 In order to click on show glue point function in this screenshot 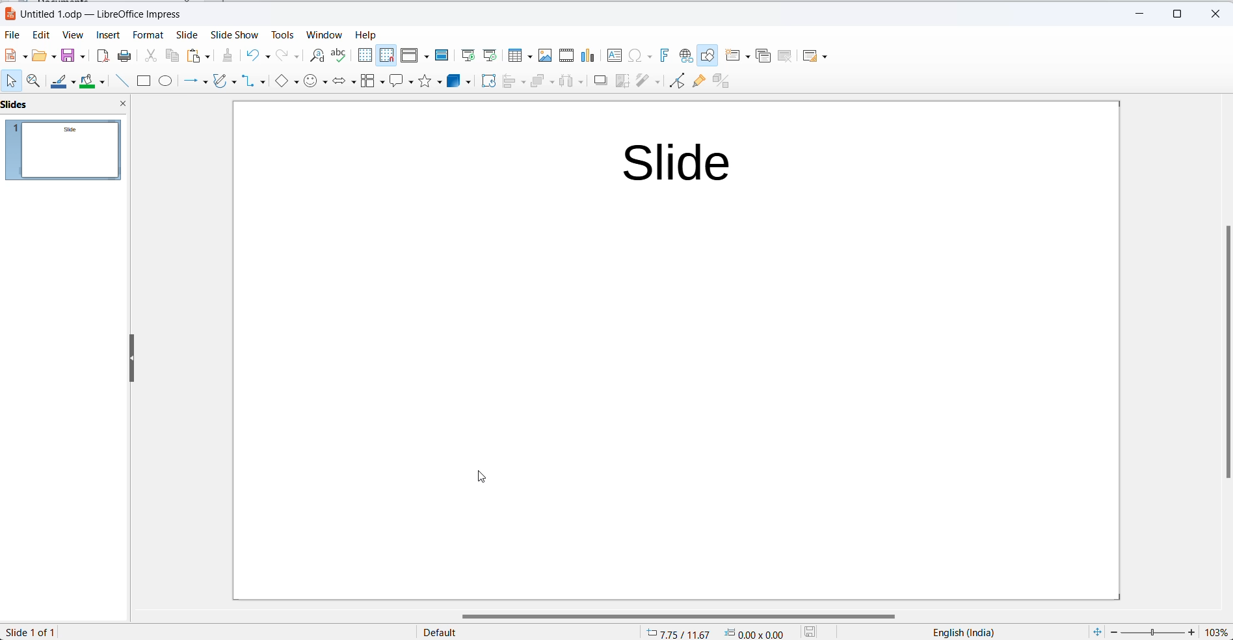, I will do `click(699, 82)`.